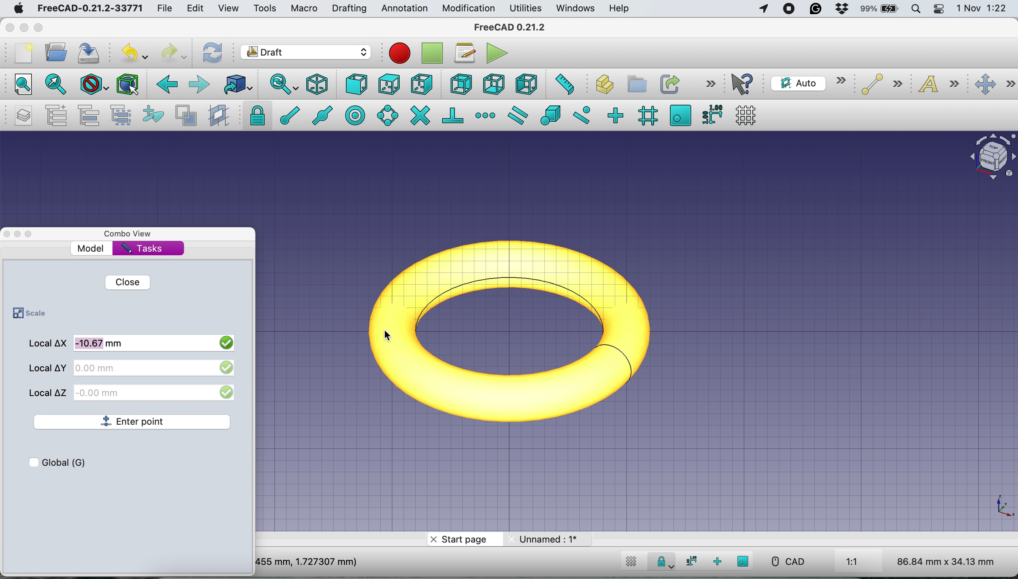 The height and width of the screenshot is (579, 1018). What do you see at coordinates (200, 85) in the screenshot?
I see `forward` at bounding box center [200, 85].